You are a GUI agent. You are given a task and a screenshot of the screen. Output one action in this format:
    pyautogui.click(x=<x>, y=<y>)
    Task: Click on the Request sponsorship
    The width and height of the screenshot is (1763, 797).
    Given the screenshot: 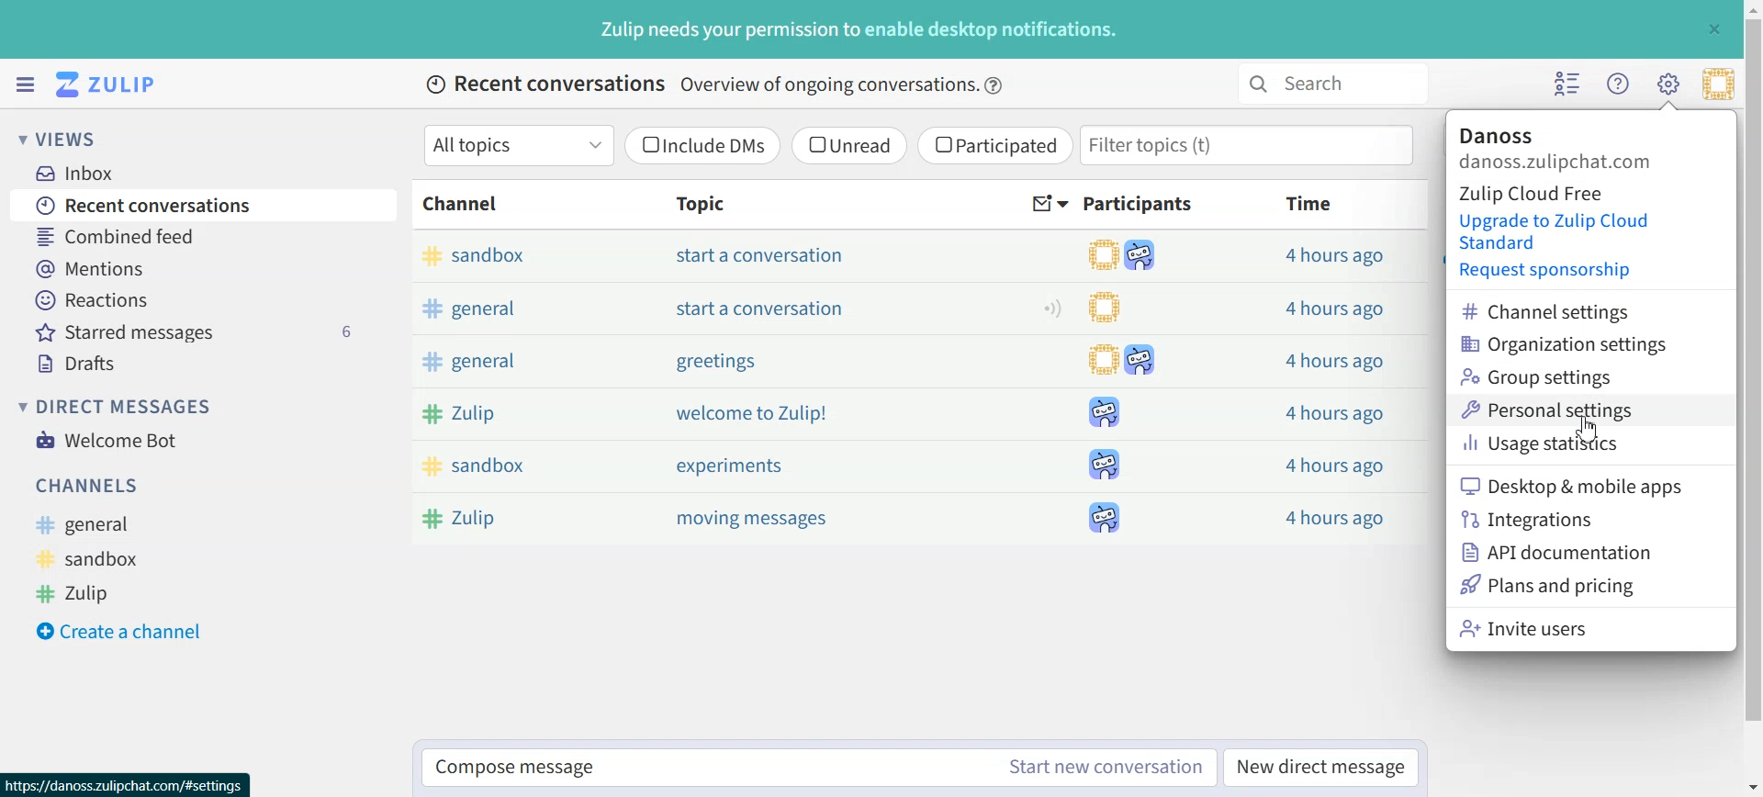 What is the action you would take?
    pyautogui.click(x=1540, y=270)
    